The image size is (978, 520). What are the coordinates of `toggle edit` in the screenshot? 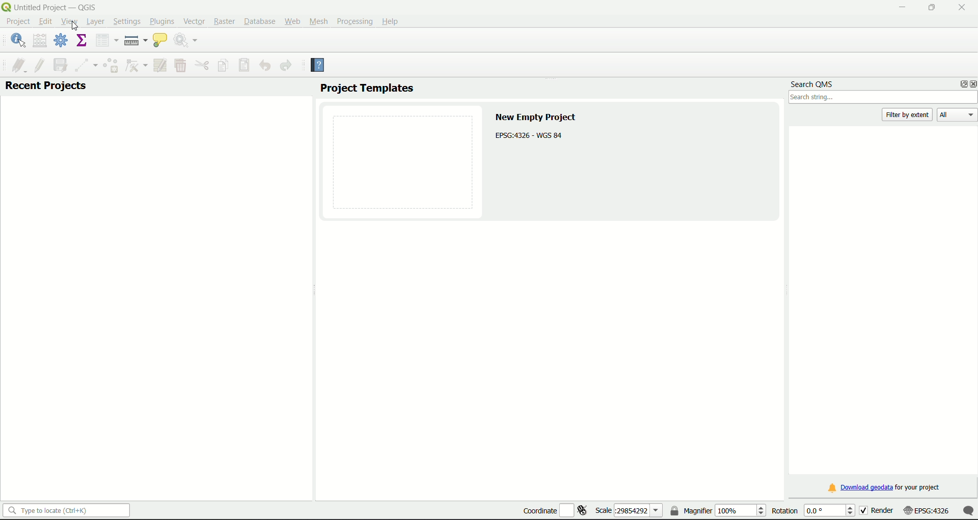 It's located at (38, 65).